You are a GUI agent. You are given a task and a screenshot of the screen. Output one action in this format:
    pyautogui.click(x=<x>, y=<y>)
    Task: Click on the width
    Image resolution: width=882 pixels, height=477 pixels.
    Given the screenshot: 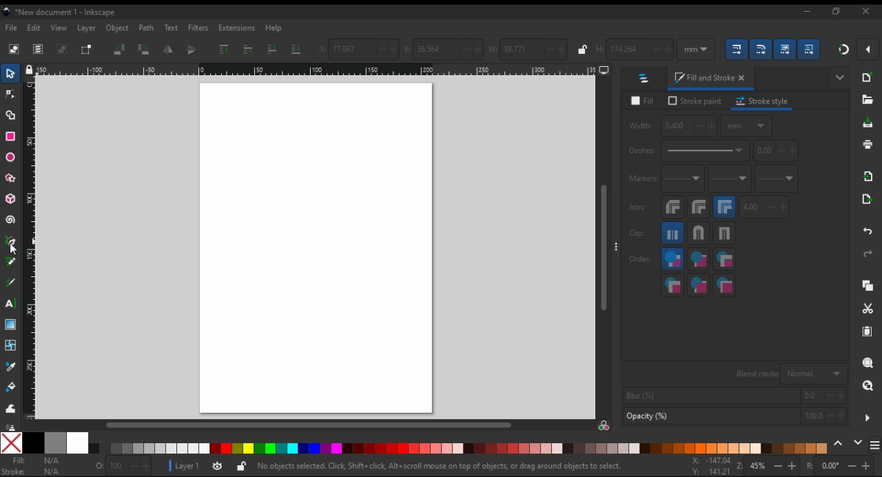 What is the action you would take?
    pyautogui.click(x=673, y=125)
    